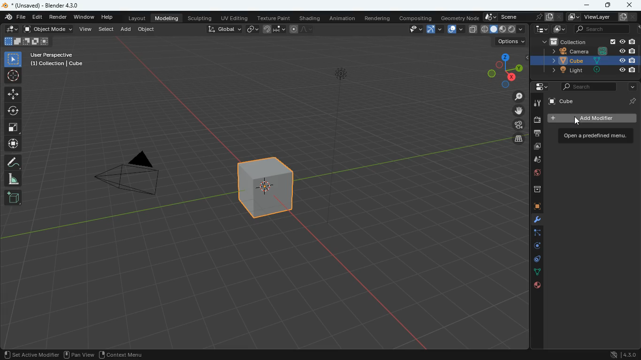 The width and height of the screenshot is (641, 360). I want to click on edge, so click(533, 234).